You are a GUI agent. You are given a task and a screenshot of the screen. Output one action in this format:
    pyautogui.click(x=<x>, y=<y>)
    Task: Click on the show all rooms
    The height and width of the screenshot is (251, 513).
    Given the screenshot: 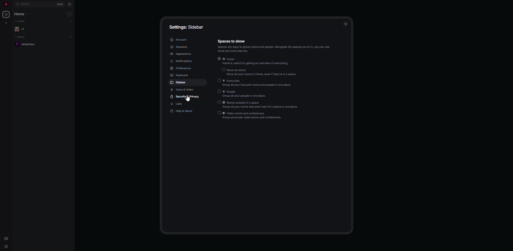 What is the action you would take?
    pyautogui.click(x=261, y=72)
    